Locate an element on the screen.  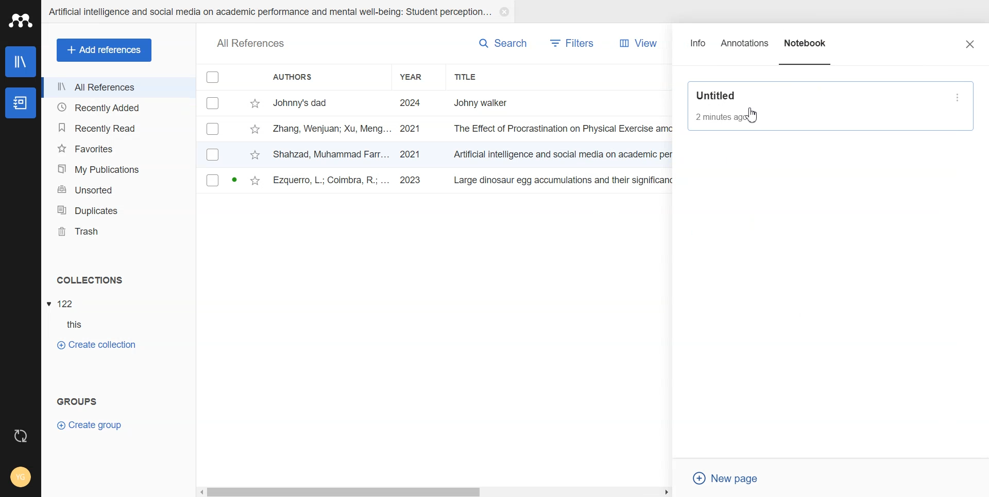
Library is located at coordinates (22, 62).